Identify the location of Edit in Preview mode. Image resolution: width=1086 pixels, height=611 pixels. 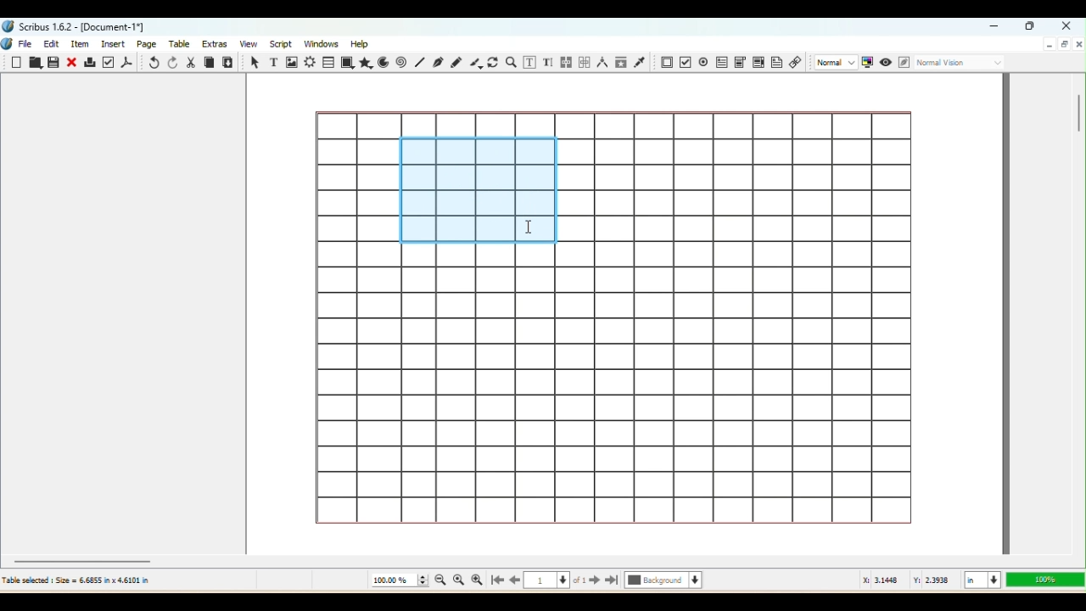
(903, 63).